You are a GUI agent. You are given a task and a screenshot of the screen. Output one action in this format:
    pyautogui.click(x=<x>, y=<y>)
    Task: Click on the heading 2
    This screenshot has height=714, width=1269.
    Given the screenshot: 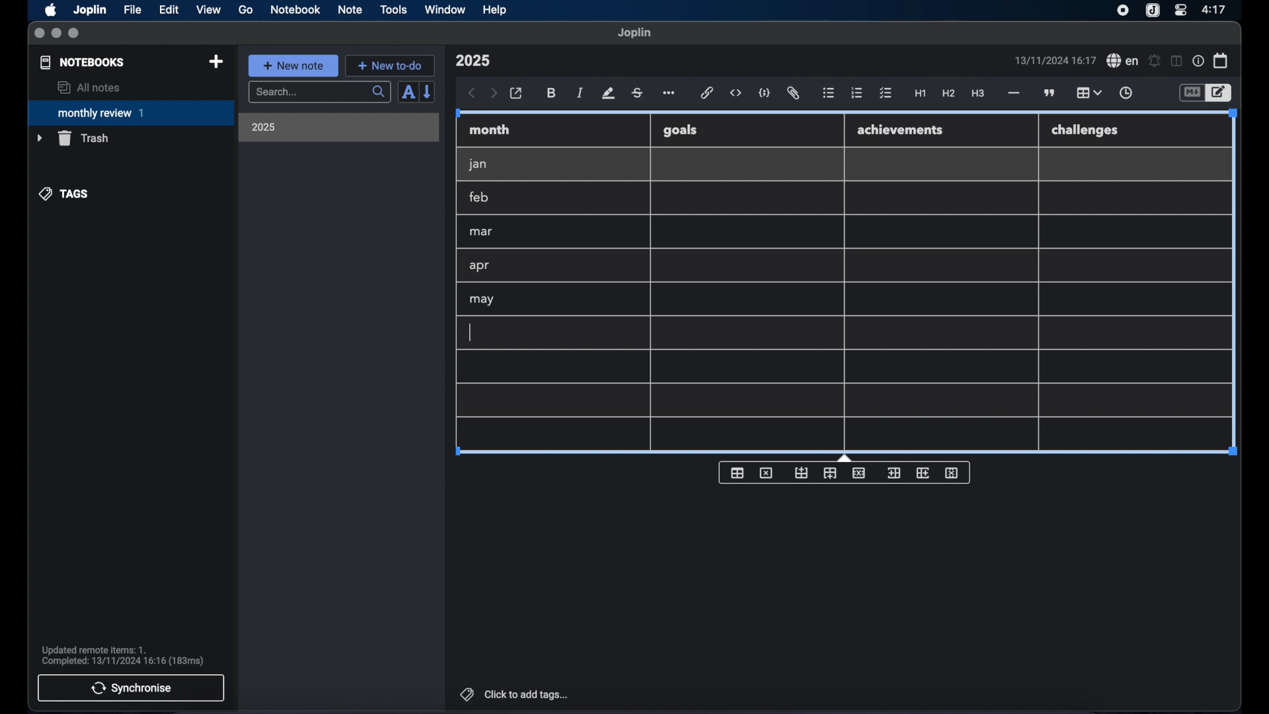 What is the action you would take?
    pyautogui.click(x=949, y=94)
    